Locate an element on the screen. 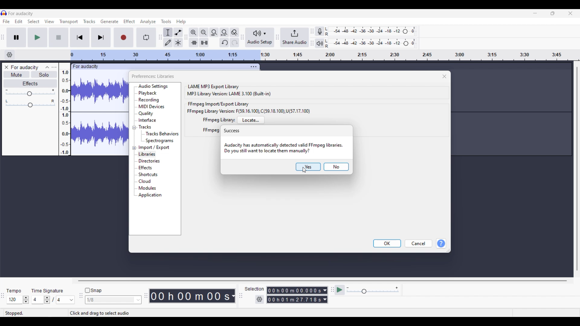 The image size is (580, 326). Directories  is located at coordinates (151, 161).